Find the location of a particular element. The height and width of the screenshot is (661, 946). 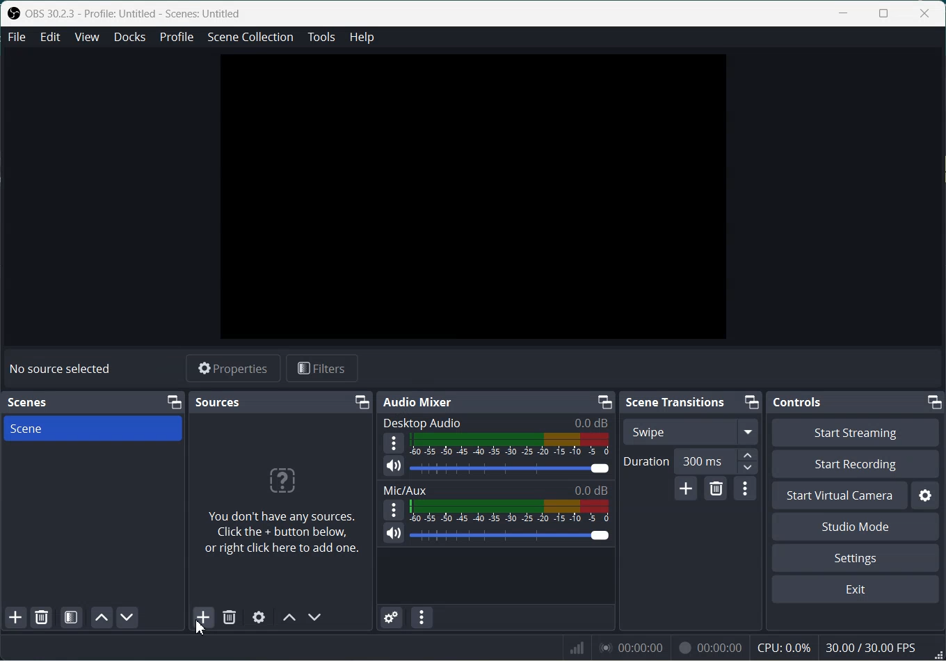

More is located at coordinates (392, 443).